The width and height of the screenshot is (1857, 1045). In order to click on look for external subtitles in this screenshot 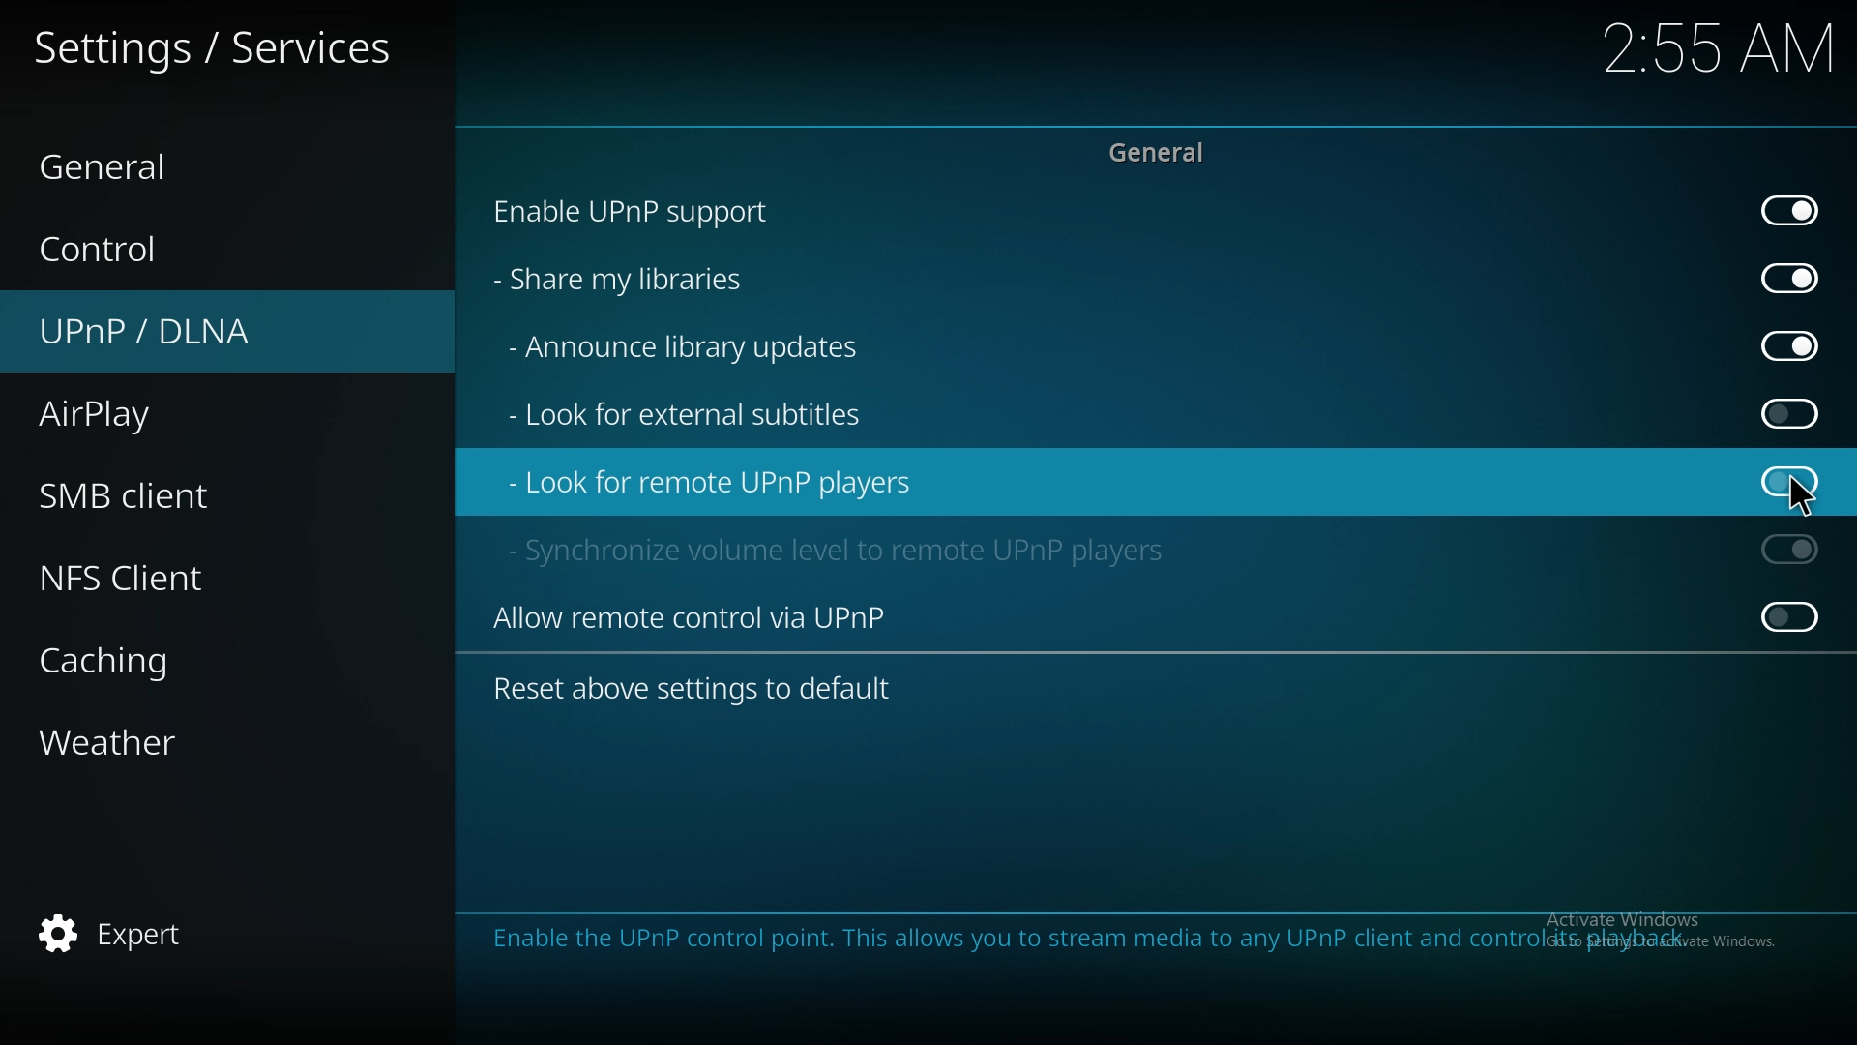, I will do `click(710, 410)`.